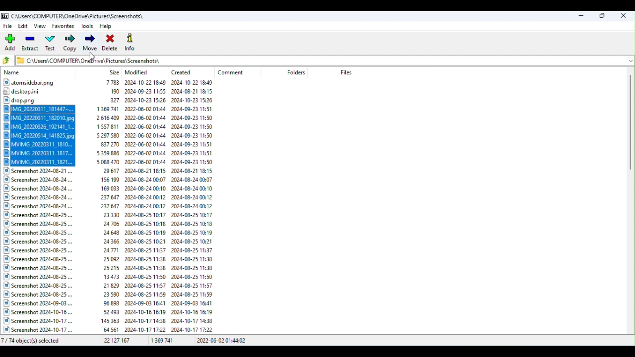 This screenshot has height=357, width=635. I want to click on Files, so click(115, 252).